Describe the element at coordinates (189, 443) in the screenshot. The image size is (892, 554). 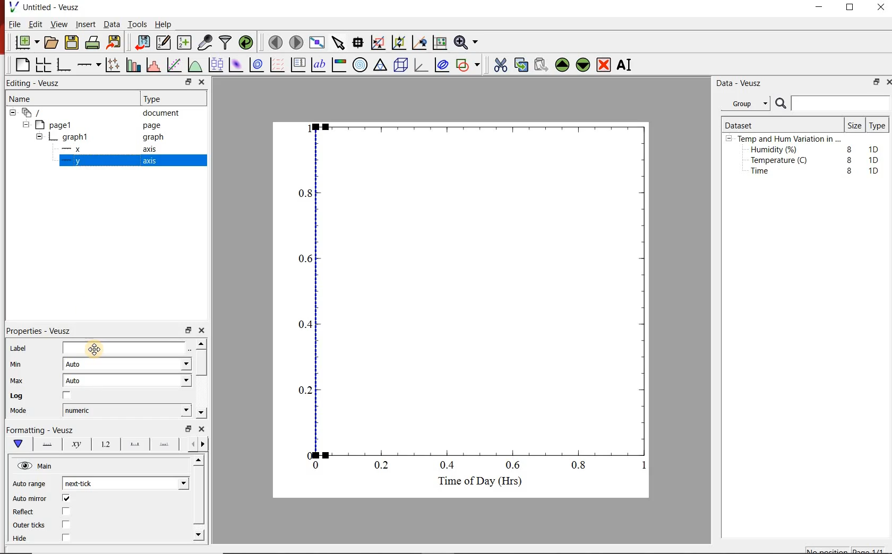
I see `go back` at that location.